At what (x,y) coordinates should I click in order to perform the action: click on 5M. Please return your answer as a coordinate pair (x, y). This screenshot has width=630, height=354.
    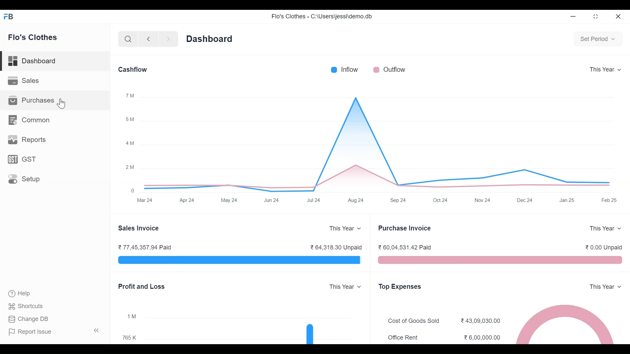
    Looking at the image, I should click on (130, 119).